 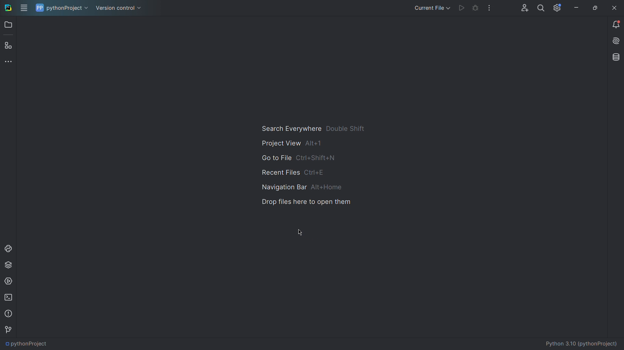 What do you see at coordinates (557, 8) in the screenshot?
I see `settings` at bounding box center [557, 8].